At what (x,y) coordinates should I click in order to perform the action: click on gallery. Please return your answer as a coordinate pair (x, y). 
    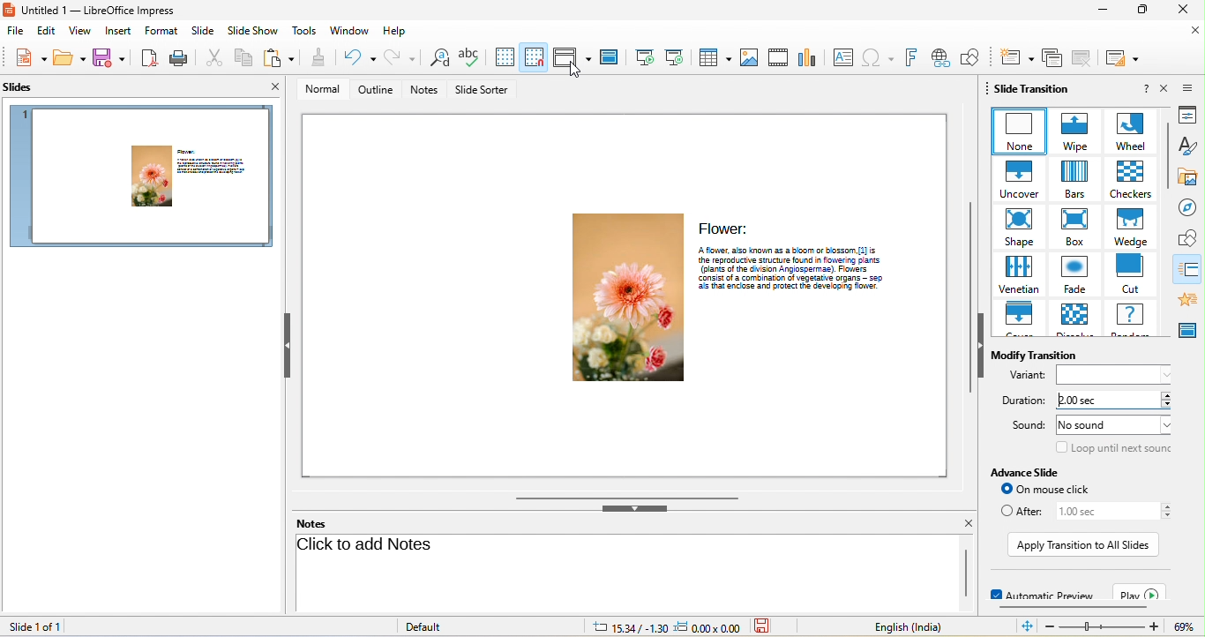
    Looking at the image, I should click on (1192, 176).